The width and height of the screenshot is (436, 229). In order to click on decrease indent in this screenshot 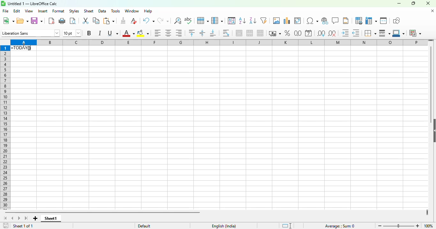, I will do `click(356, 33)`.